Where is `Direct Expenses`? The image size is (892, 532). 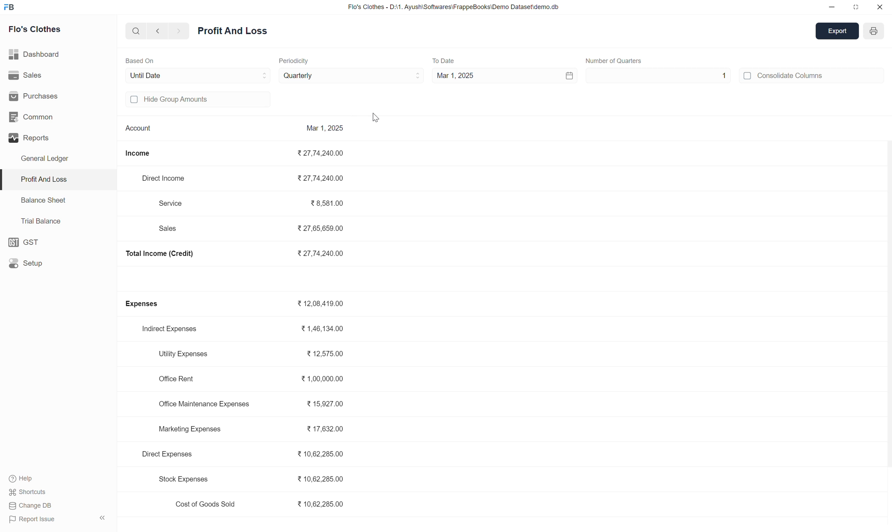 Direct Expenses is located at coordinates (172, 454).